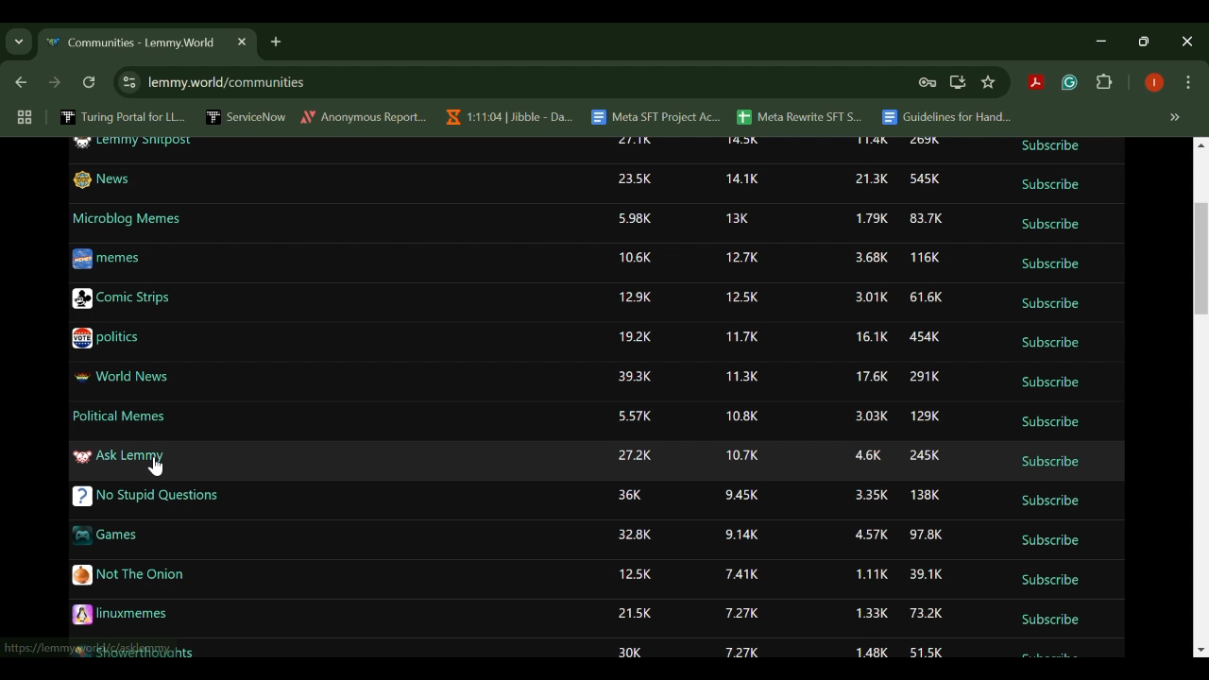 This screenshot has height=680, width=1209. Describe the element at coordinates (635, 376) in the screenshot. I see `39.3K` at that location.